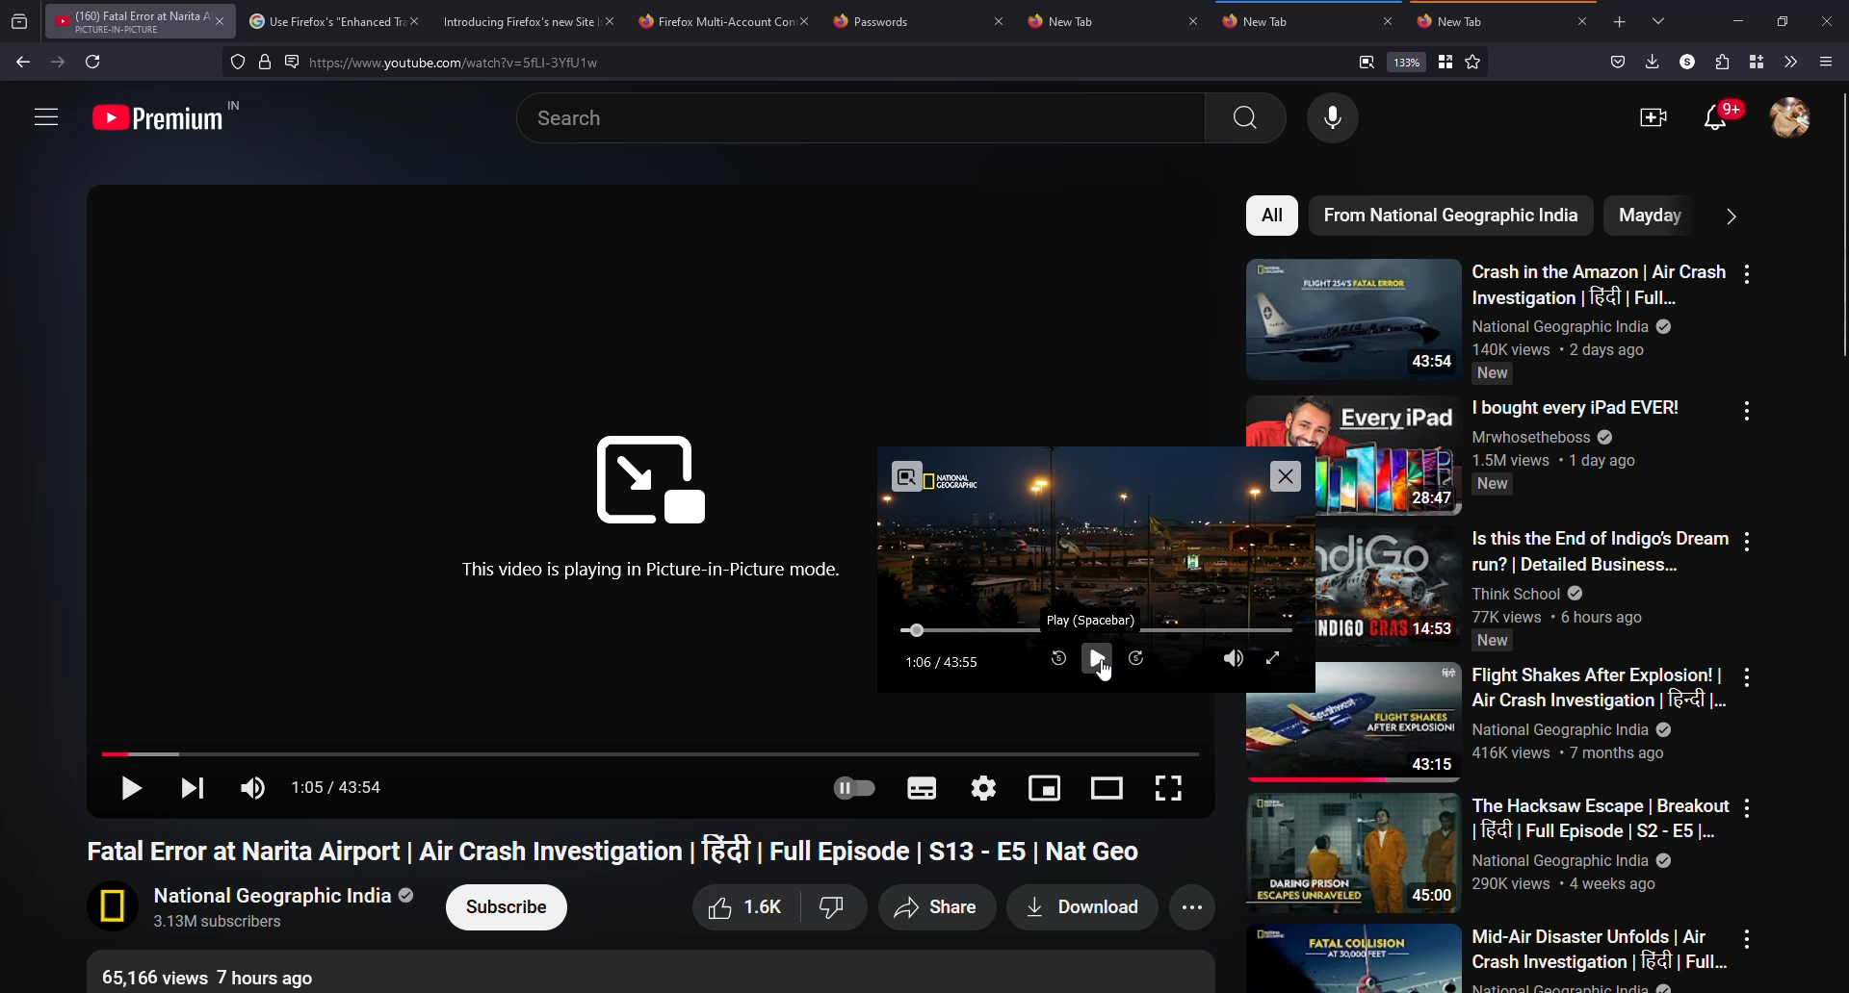  What do you see at coordinates (986, 786) in the screenshot?
I see `settings` at bounding box center [986, 786].